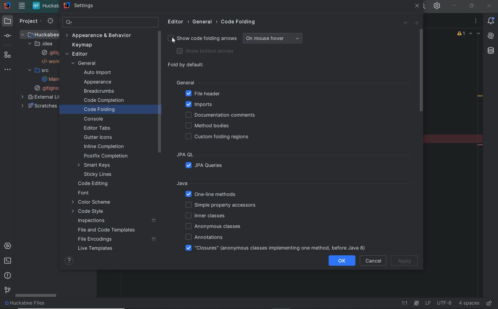 The image size is (498, 309). I want to click on structure, so click(9, 55).